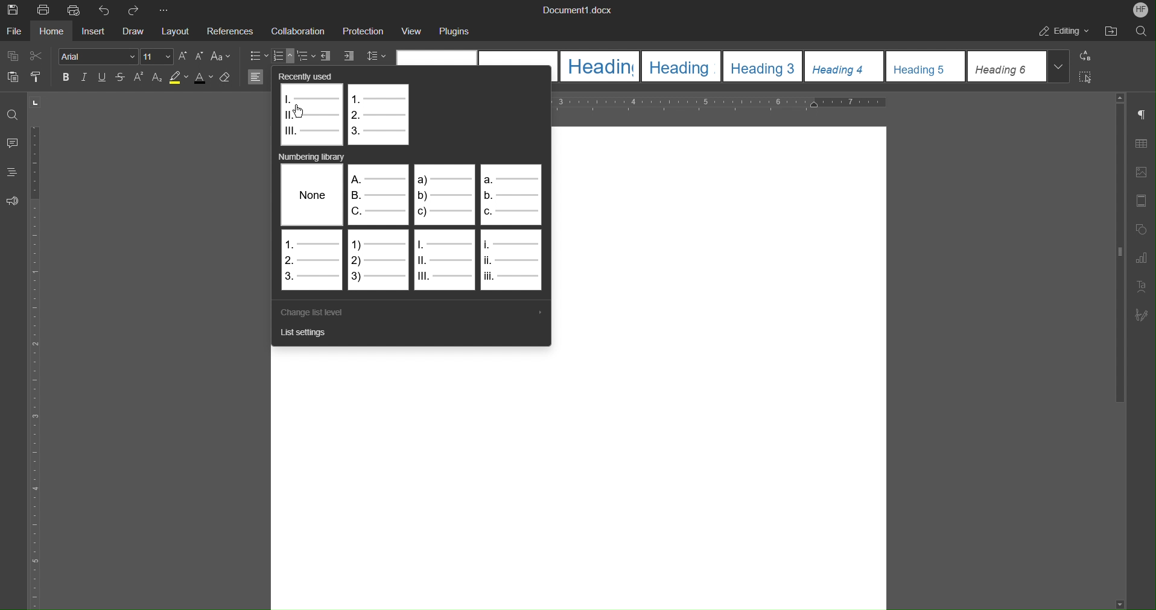  What do you see at coordinates (139, 78) in the screenshot?
I see `Superscript` at bounding box center [139, 78].